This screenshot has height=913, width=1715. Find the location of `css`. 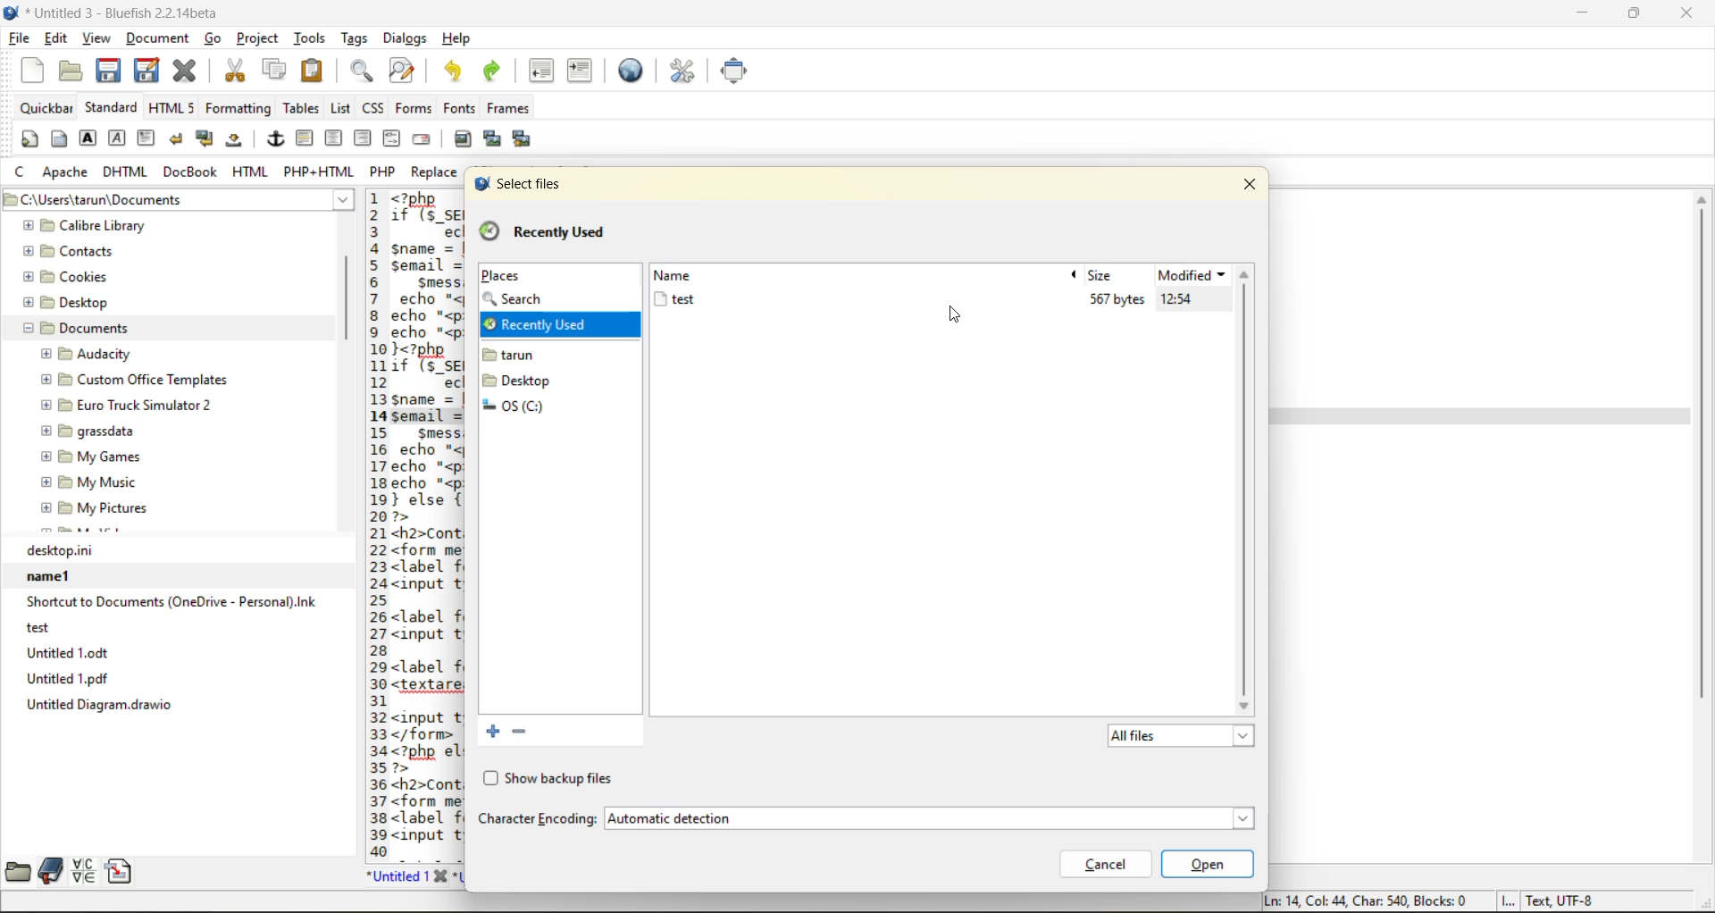

css is located at coordinates (374, 108).